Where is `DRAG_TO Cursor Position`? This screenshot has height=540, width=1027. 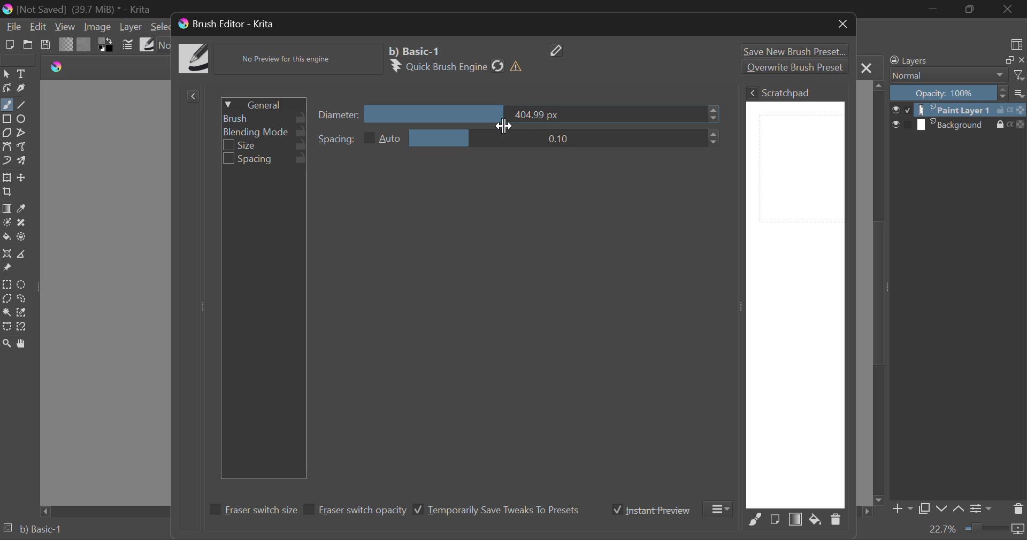 DRAG_TO Cursor Position is located at coordinates (504, 112).